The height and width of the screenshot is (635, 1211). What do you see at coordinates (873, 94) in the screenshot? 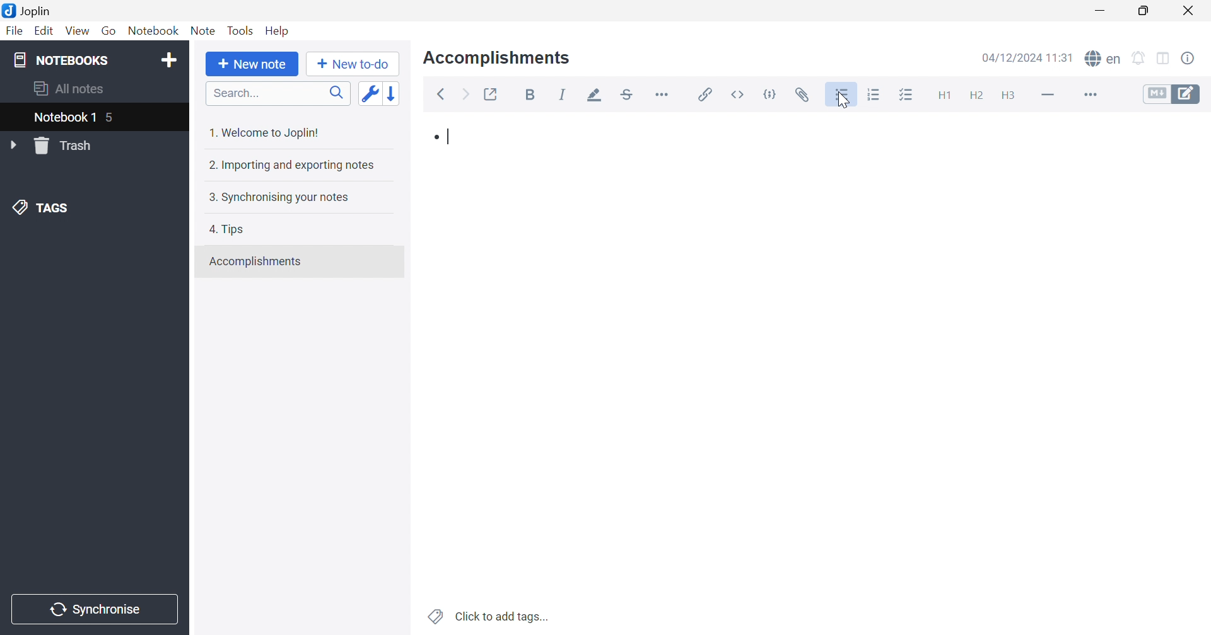
I see `Numbered list` at bounding box center [873, 94].